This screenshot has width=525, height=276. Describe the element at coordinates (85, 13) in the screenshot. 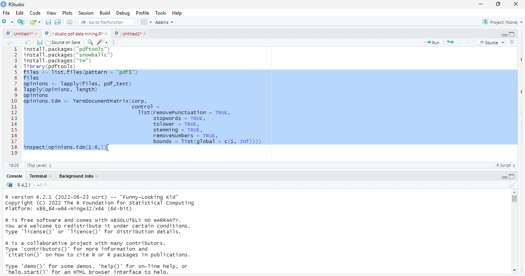

I see `session` at that location.